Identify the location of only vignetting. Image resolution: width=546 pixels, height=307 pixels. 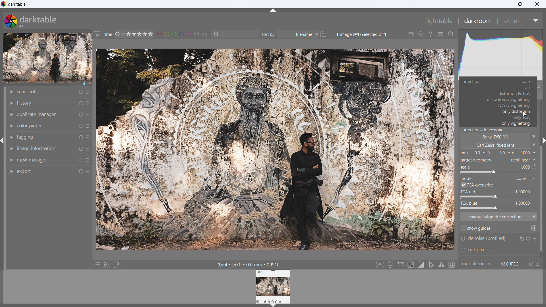
(516, 124).